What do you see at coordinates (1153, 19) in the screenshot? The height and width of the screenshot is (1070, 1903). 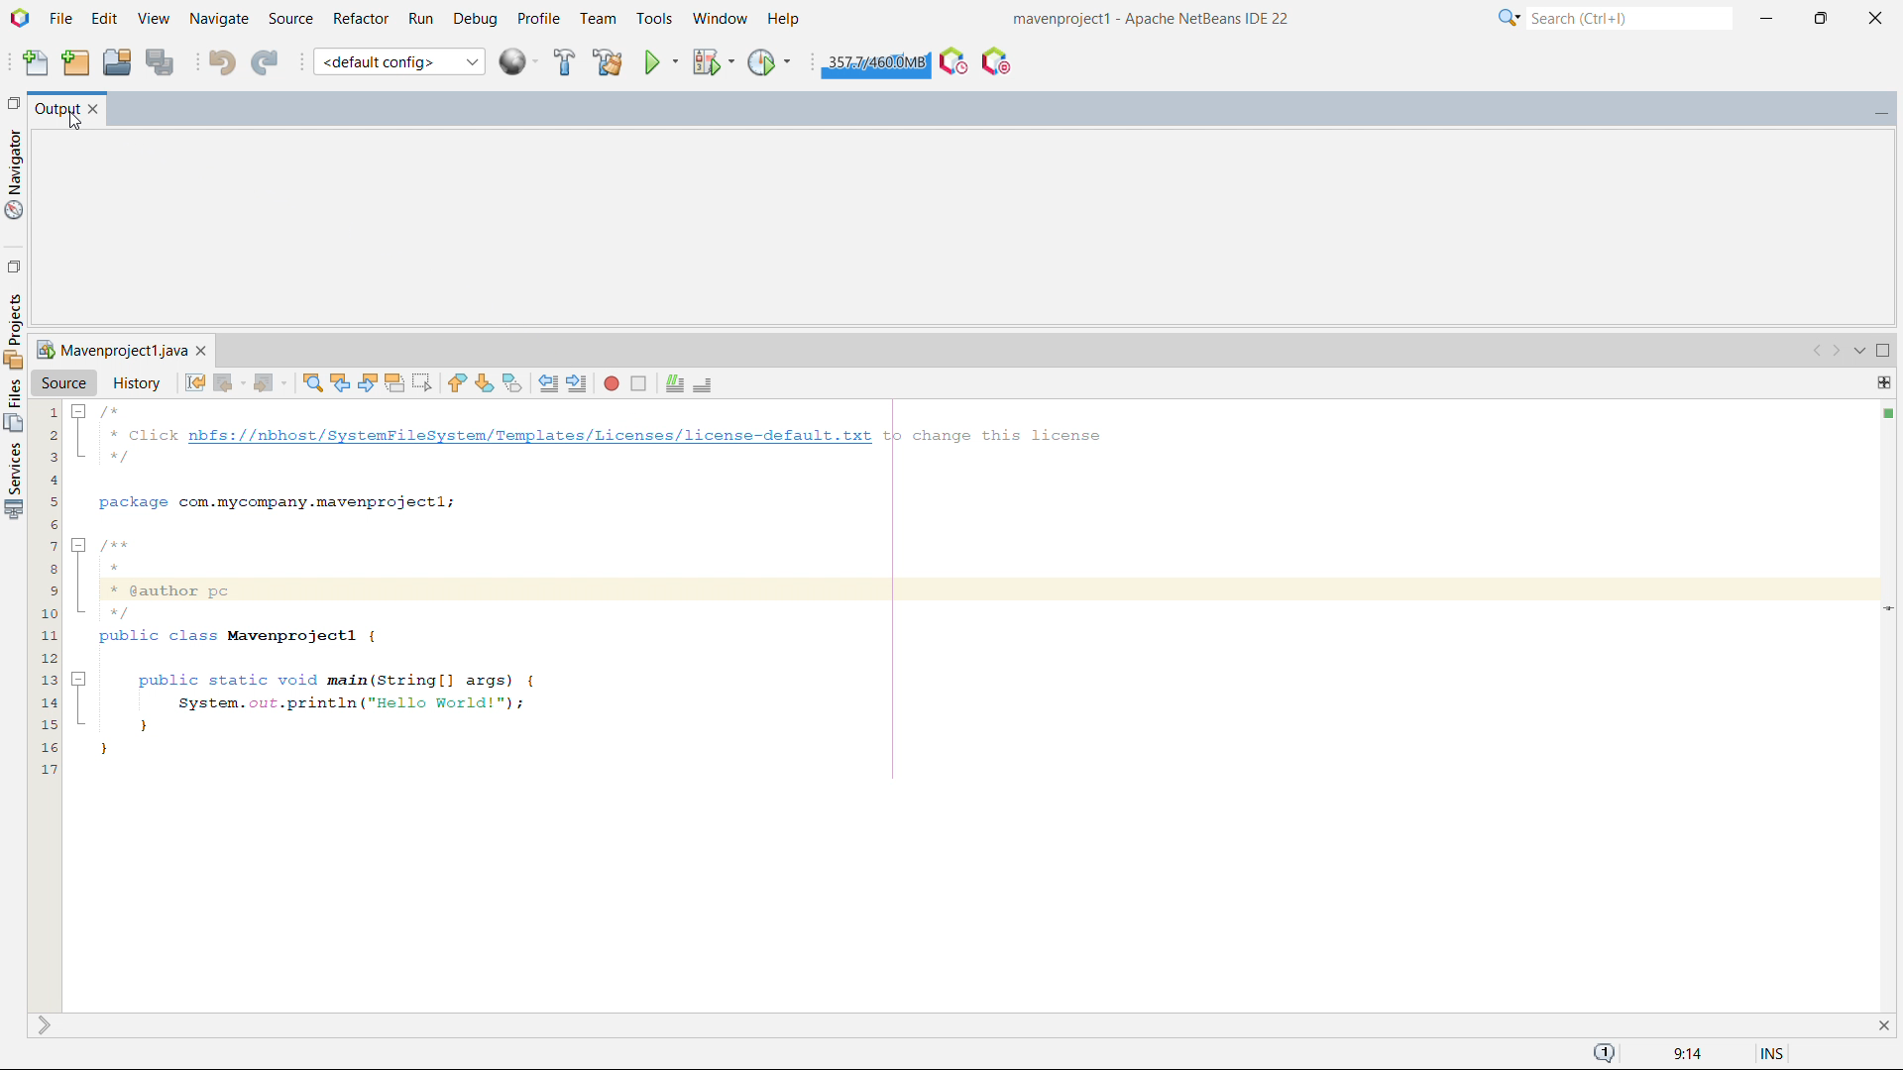 I see `project title` at bounding box center [1153, 19].